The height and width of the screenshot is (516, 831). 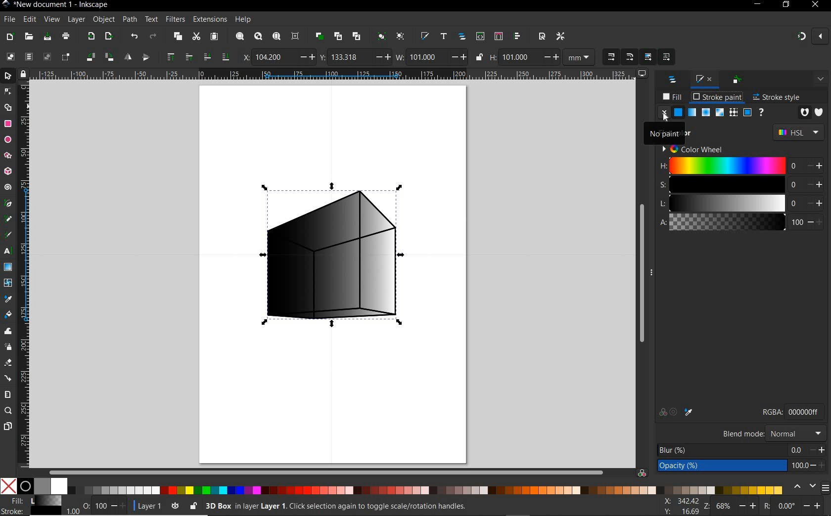 I want to click on COLOR MODE, so click(x=391, y=486).